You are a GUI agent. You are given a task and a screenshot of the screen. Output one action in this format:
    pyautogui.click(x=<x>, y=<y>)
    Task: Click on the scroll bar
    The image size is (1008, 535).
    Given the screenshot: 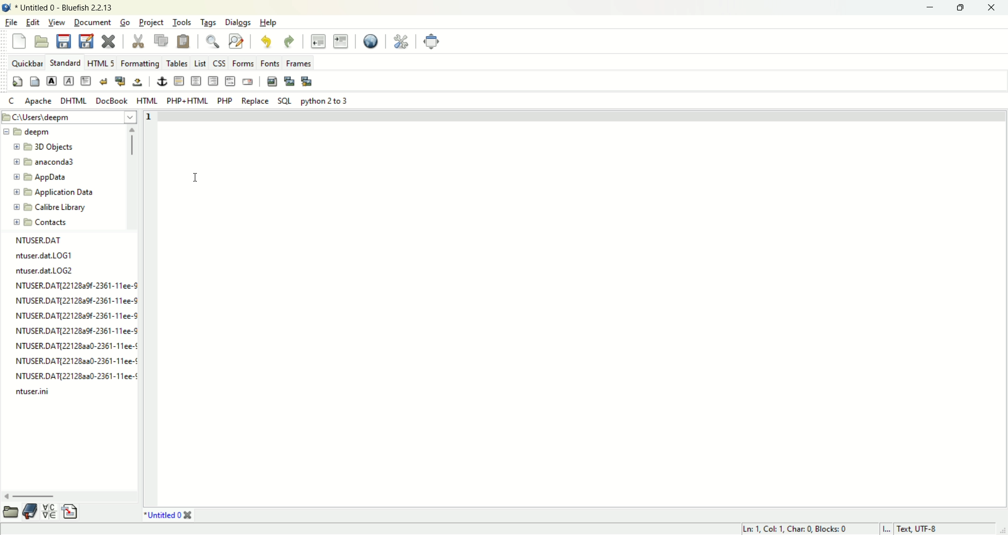 What is the action you would take?
    pyautogui.click(x=134, y=181)
    